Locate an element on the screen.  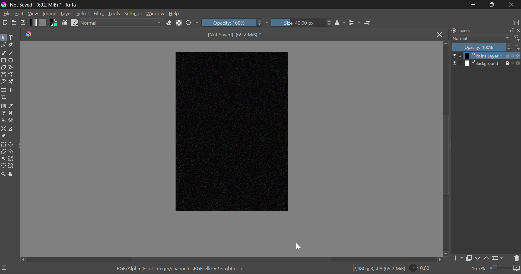
Bezier Curve is located at coordinates (4, 75).